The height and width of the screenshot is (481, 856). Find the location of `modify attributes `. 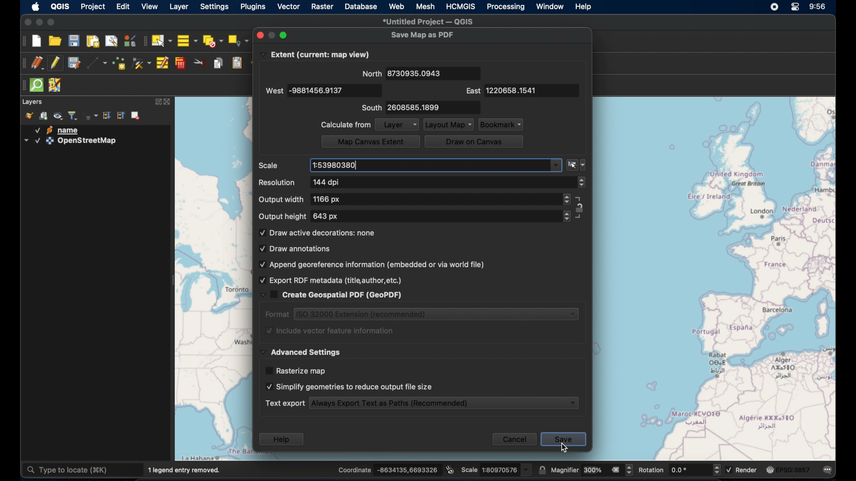

modify attributes  is located at coordinates (161, 63).